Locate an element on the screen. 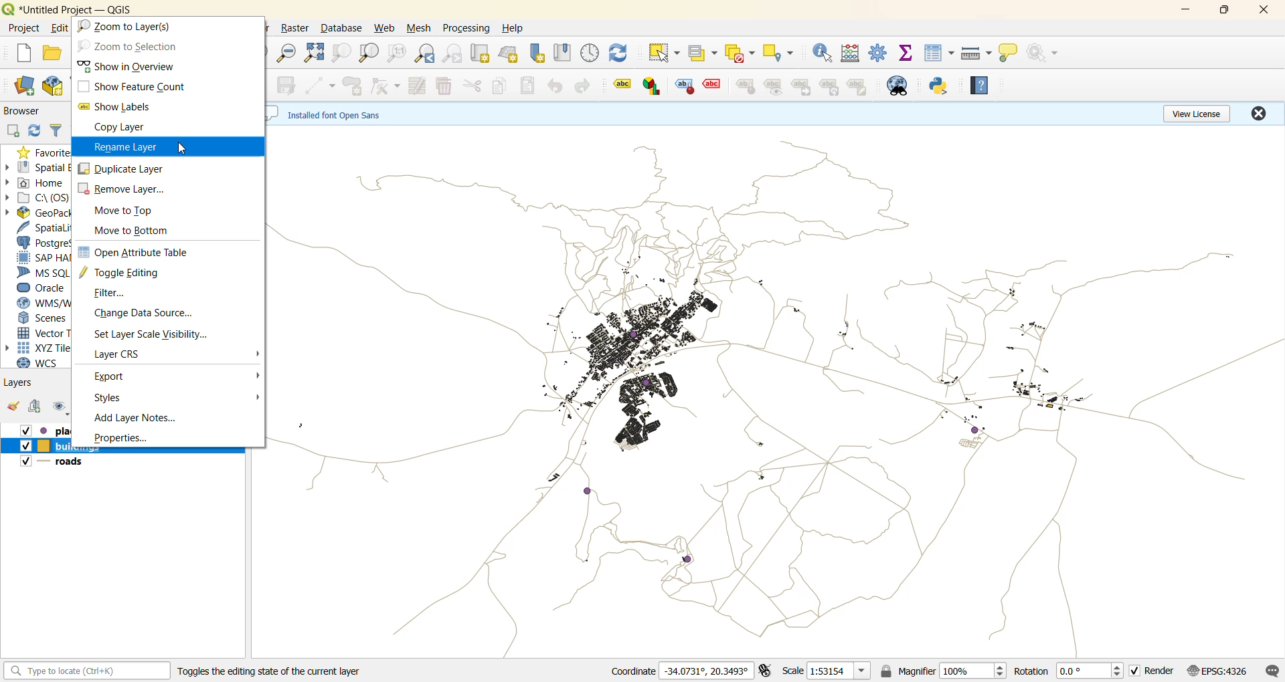 Image resolution: width=1285 pixels, height=682 pixels. select is located at coordinates (663, 53).